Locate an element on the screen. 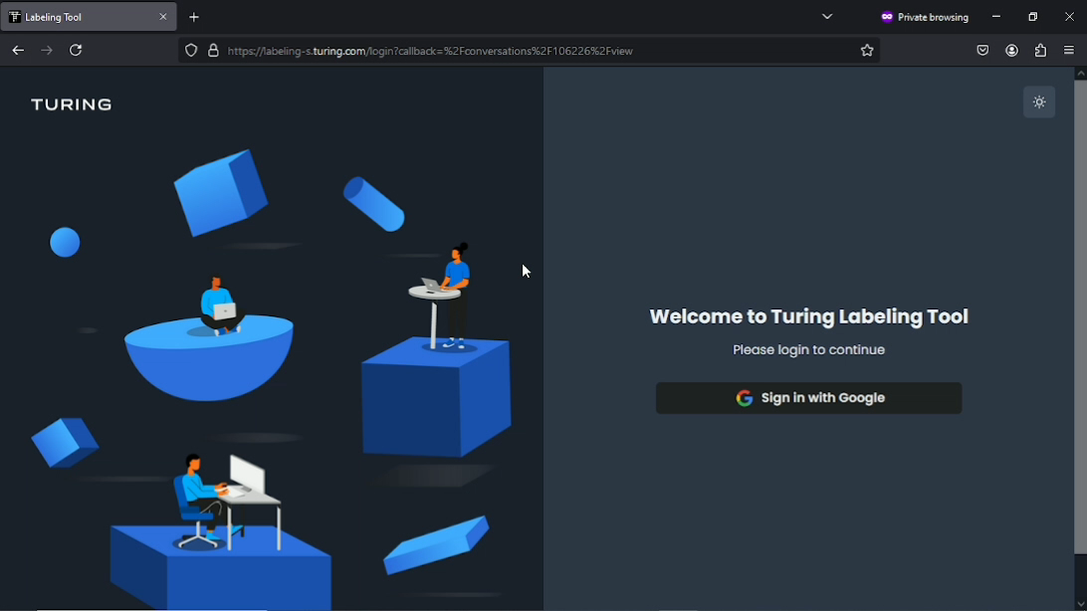  open application menu is located at coordinates (1069, 52).